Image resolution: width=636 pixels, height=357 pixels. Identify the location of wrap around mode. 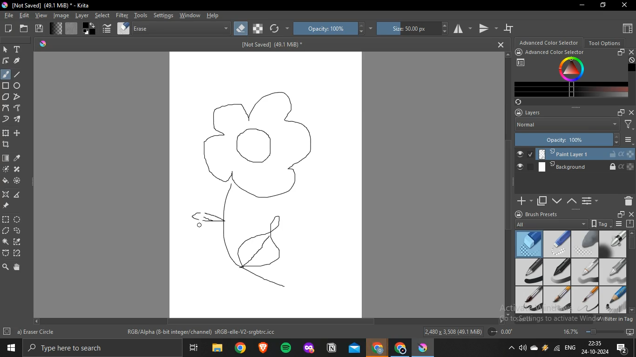
(510, 28).